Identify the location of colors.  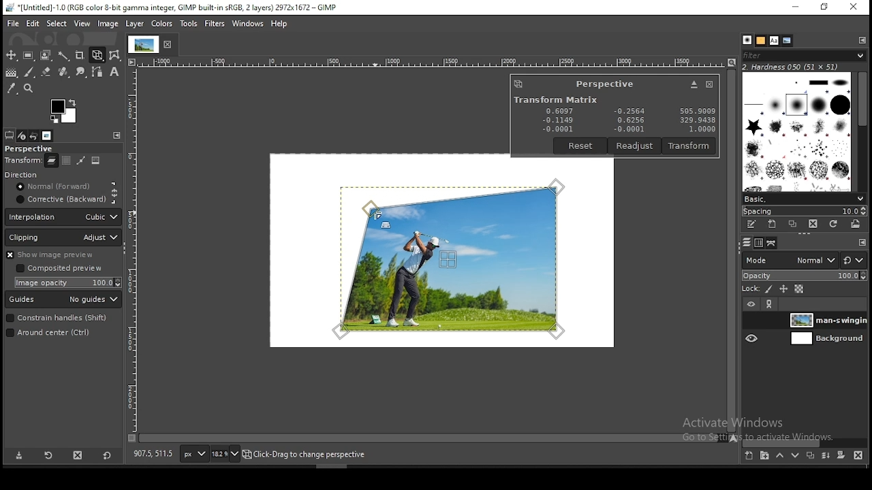
(64, 111).